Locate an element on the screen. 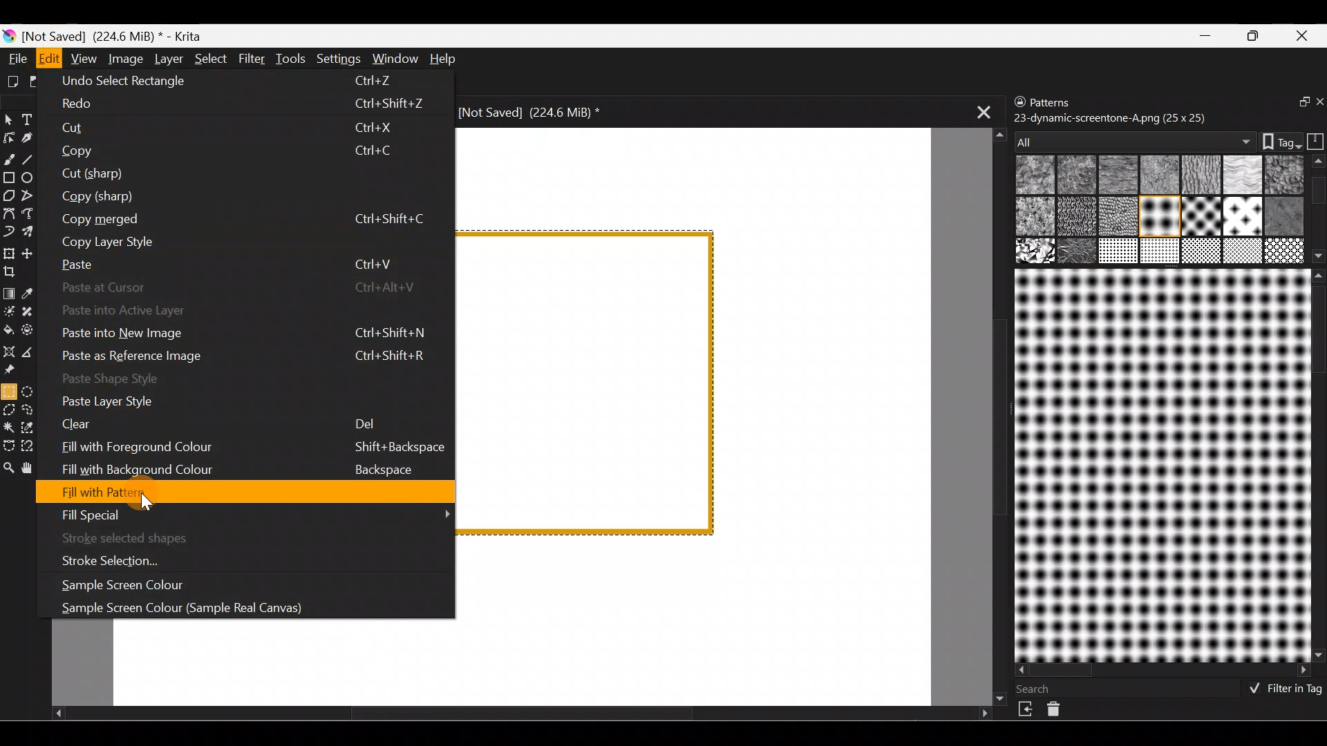 The height and width of the screenshot is (746, 1327). Tags is located at coordinates (1274, 140).